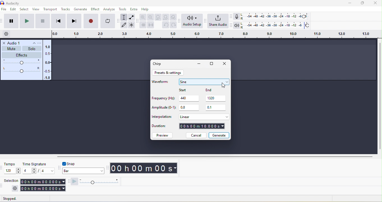 This screenshot has height=202, width=382. Describe the element at coordinates (212, 64) in the screenshot. I see `maximize` at that location.